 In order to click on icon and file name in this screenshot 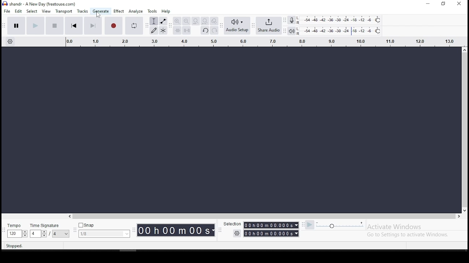, I will do `click(39, 4)`.